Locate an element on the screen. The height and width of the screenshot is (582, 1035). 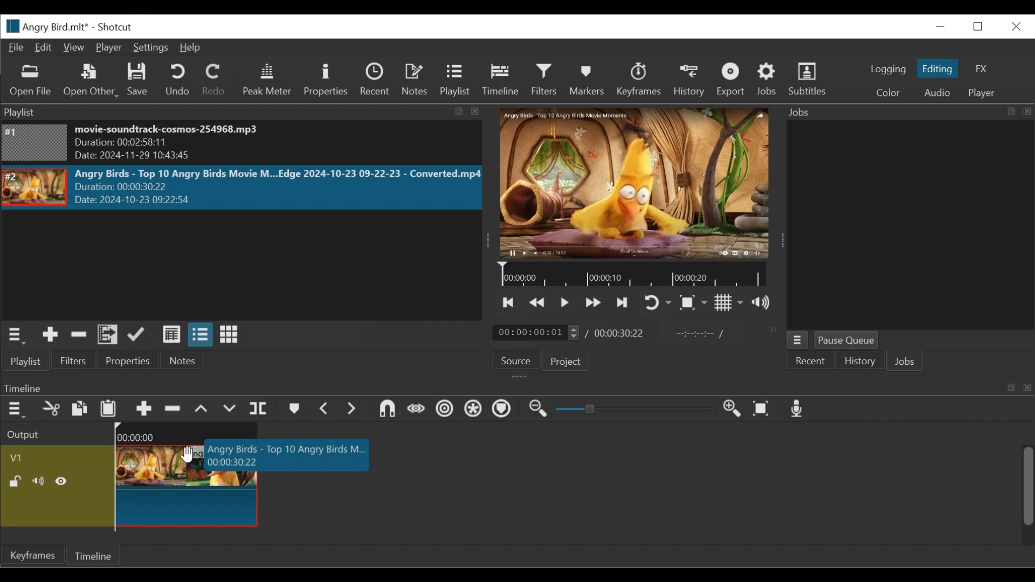
Ripple all tracks is located at coordinates (474, 411).